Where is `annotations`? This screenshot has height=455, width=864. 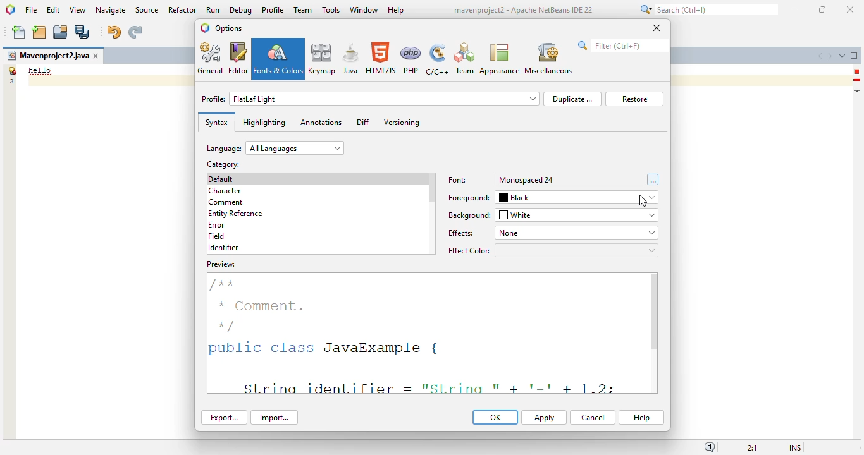 annotations is located at coordinates (321, 122).